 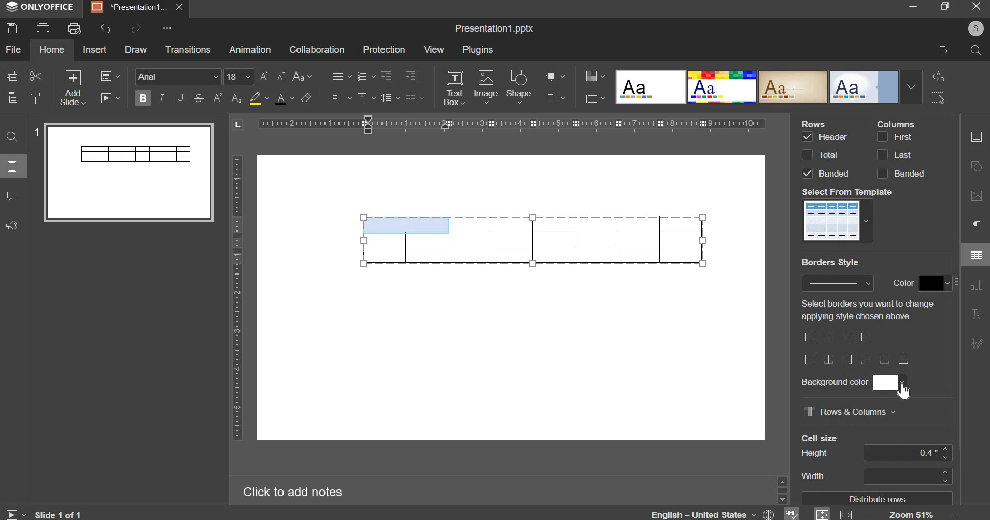 What do you see at coordinates (179, 76) in the screenshot?
I see `font` at bounding box center [179, 76].